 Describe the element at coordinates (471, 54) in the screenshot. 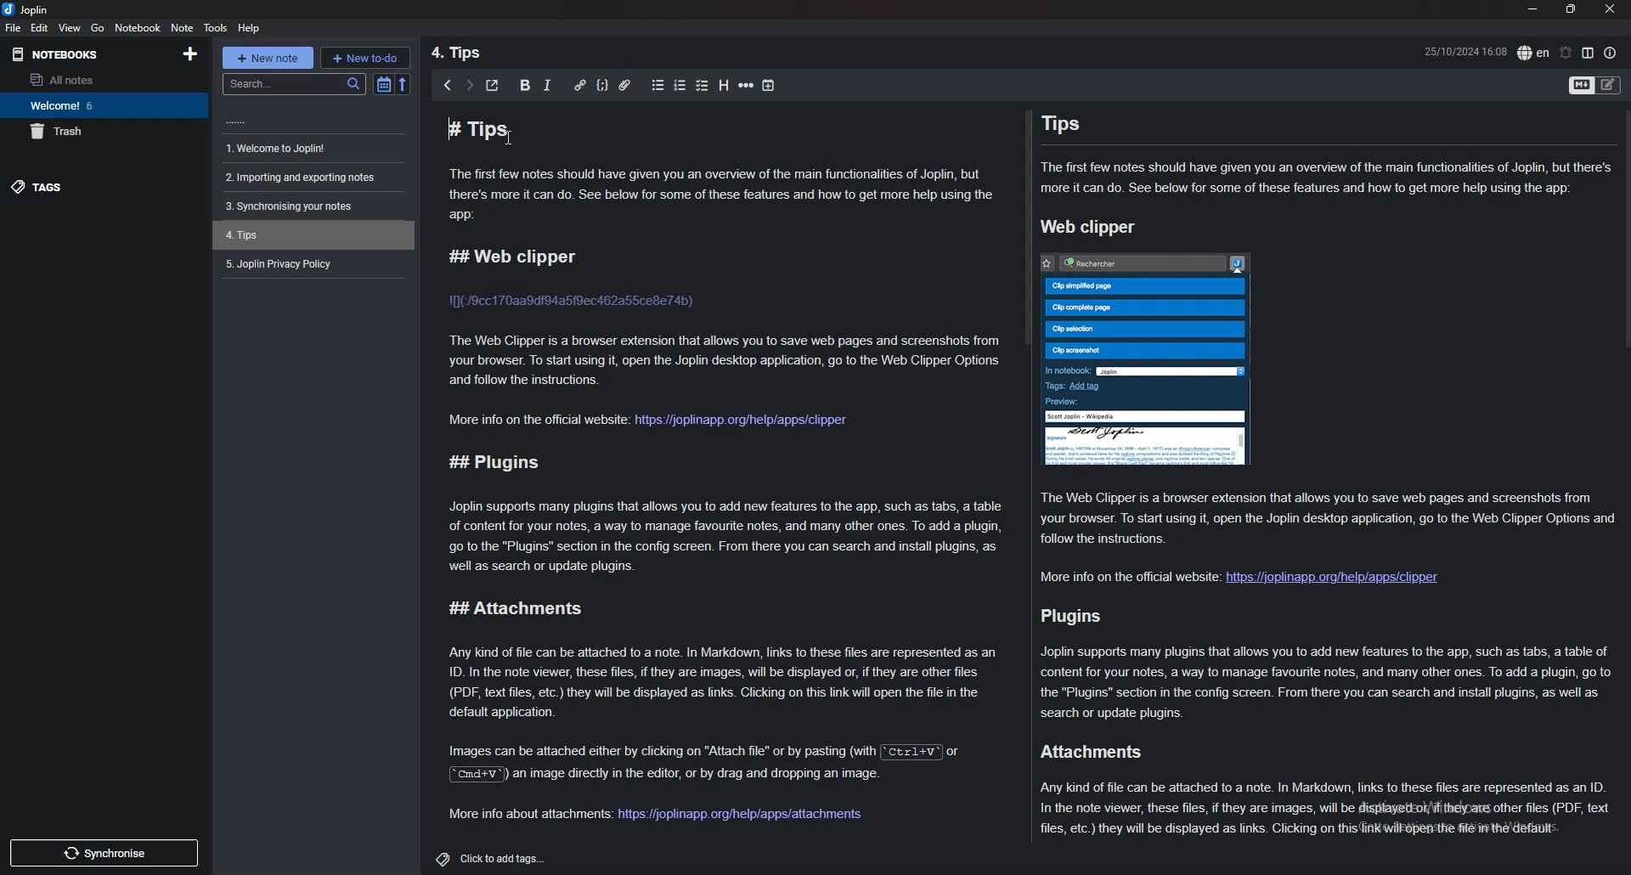

I see `note name` at that location.